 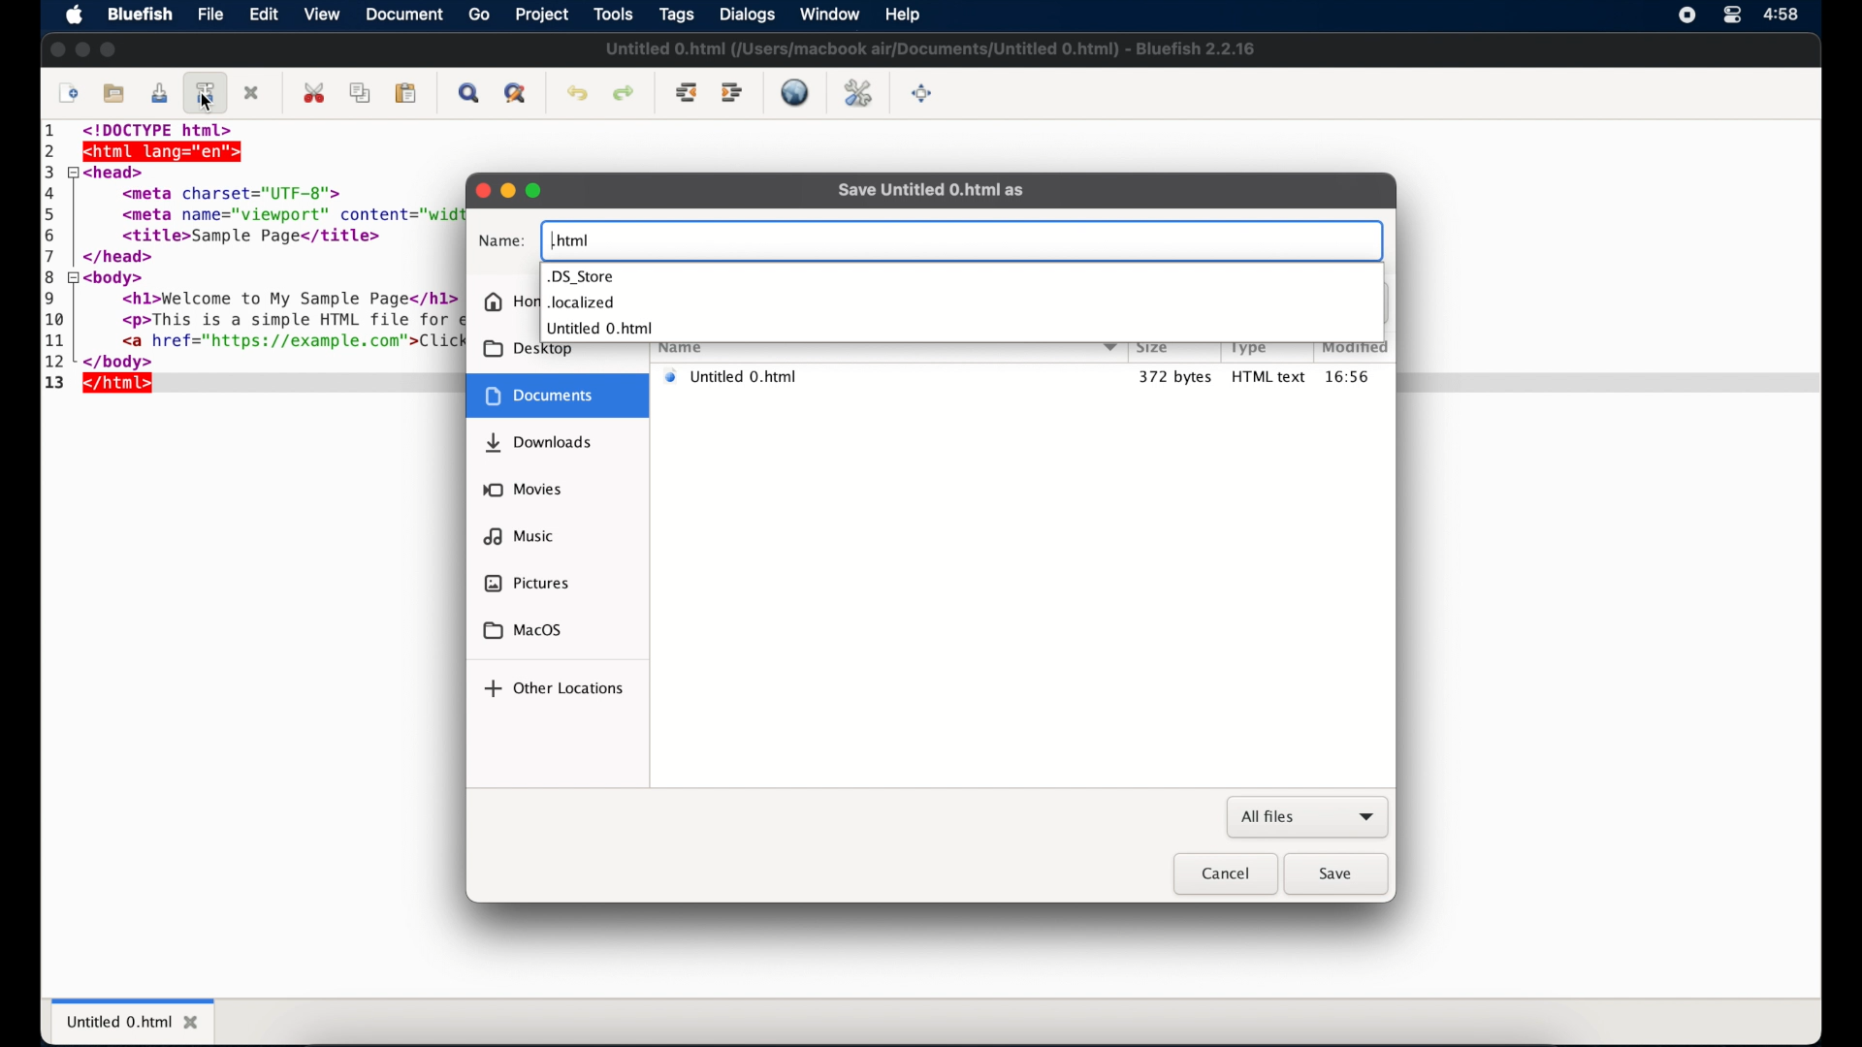 What do you see at coordinates (54, 255) in the screenshot?
I see `7` at bounding box center [54, 255].